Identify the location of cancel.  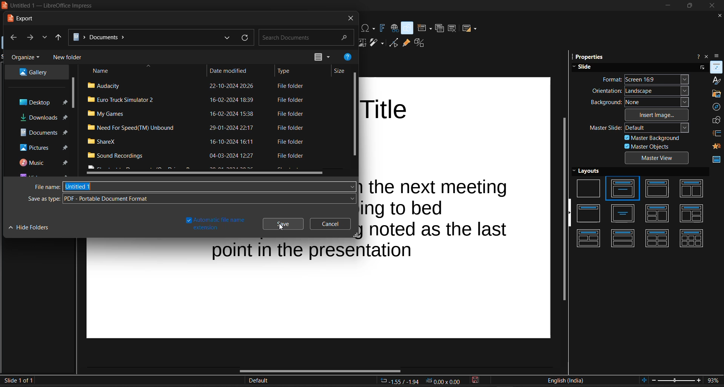
(328, 224).